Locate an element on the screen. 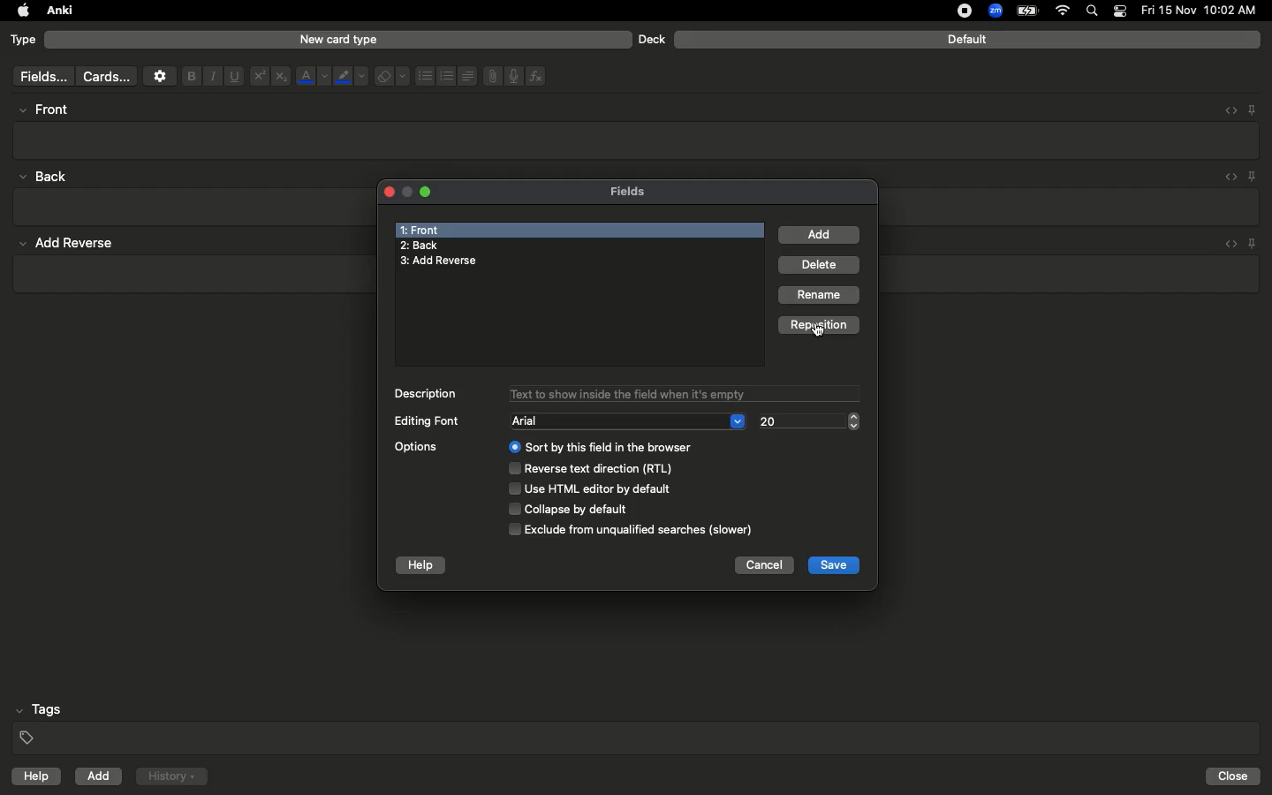  date and time is located at coordinates (1204, 10).